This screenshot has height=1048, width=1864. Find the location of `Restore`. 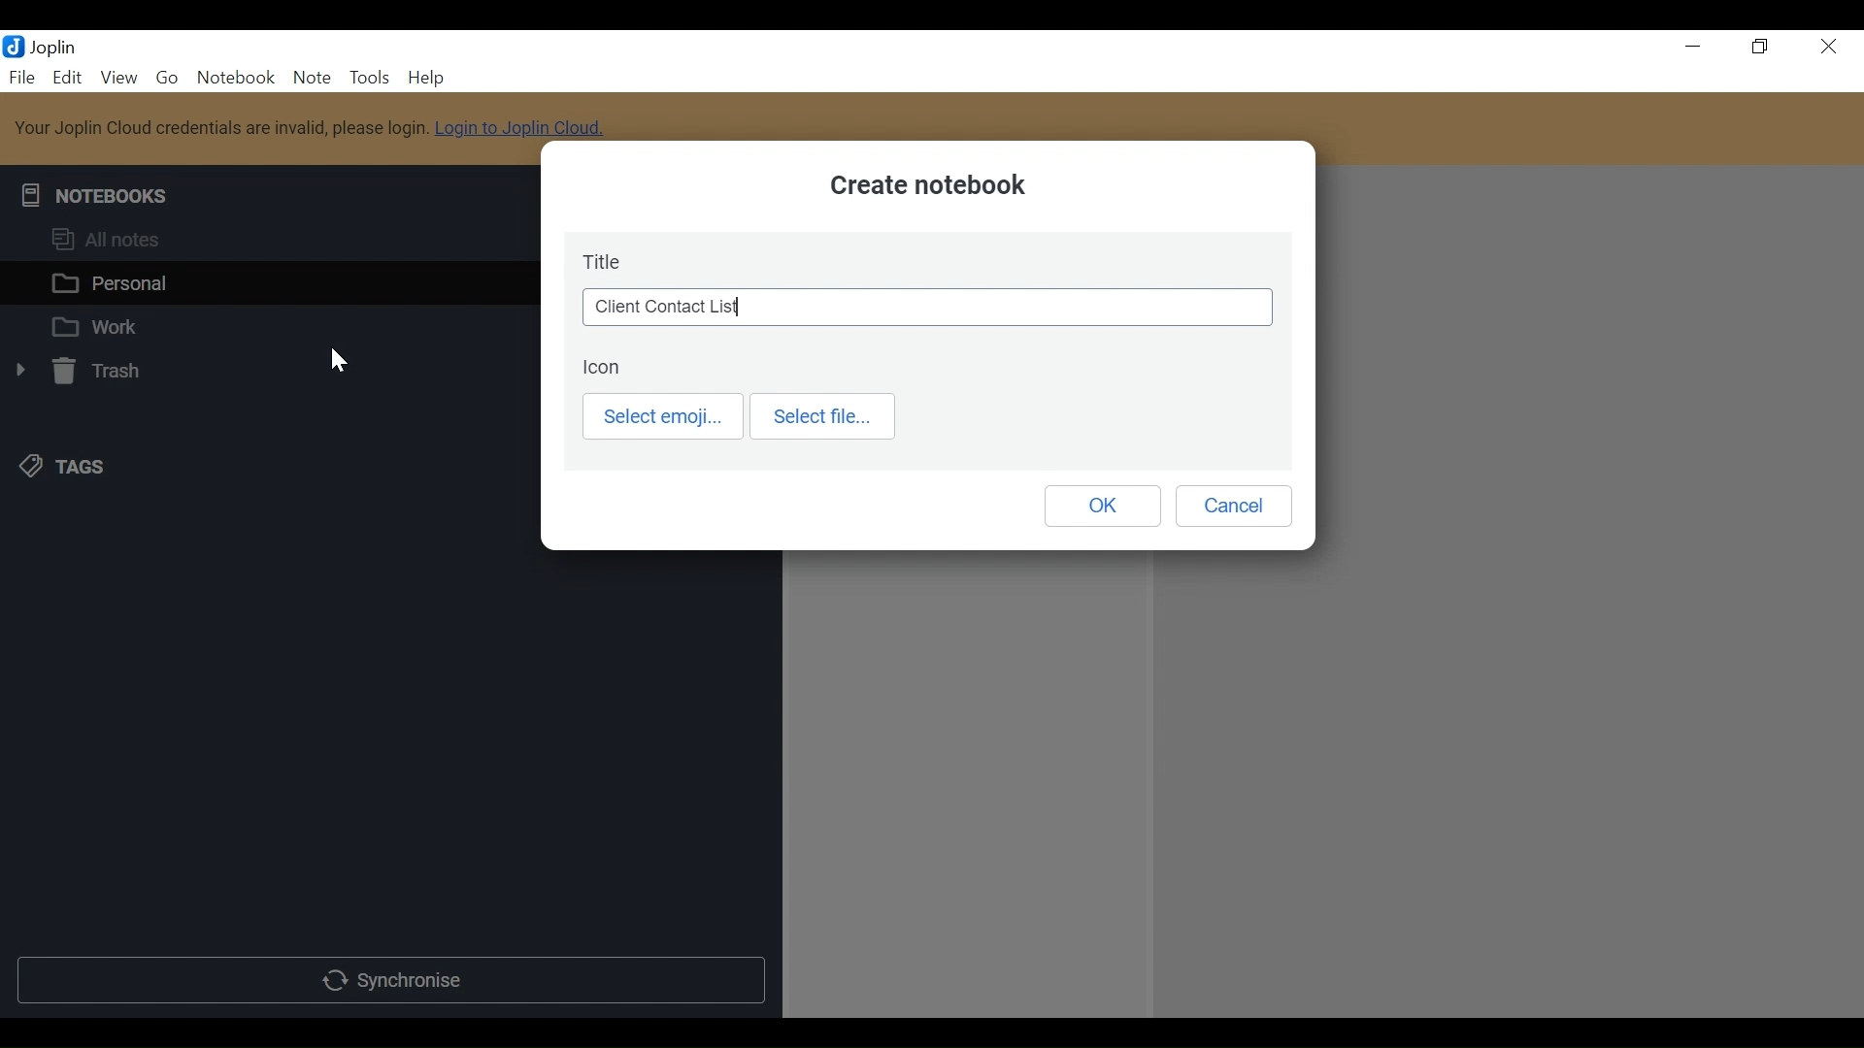

Restore is located at coordinates (1760, 47).